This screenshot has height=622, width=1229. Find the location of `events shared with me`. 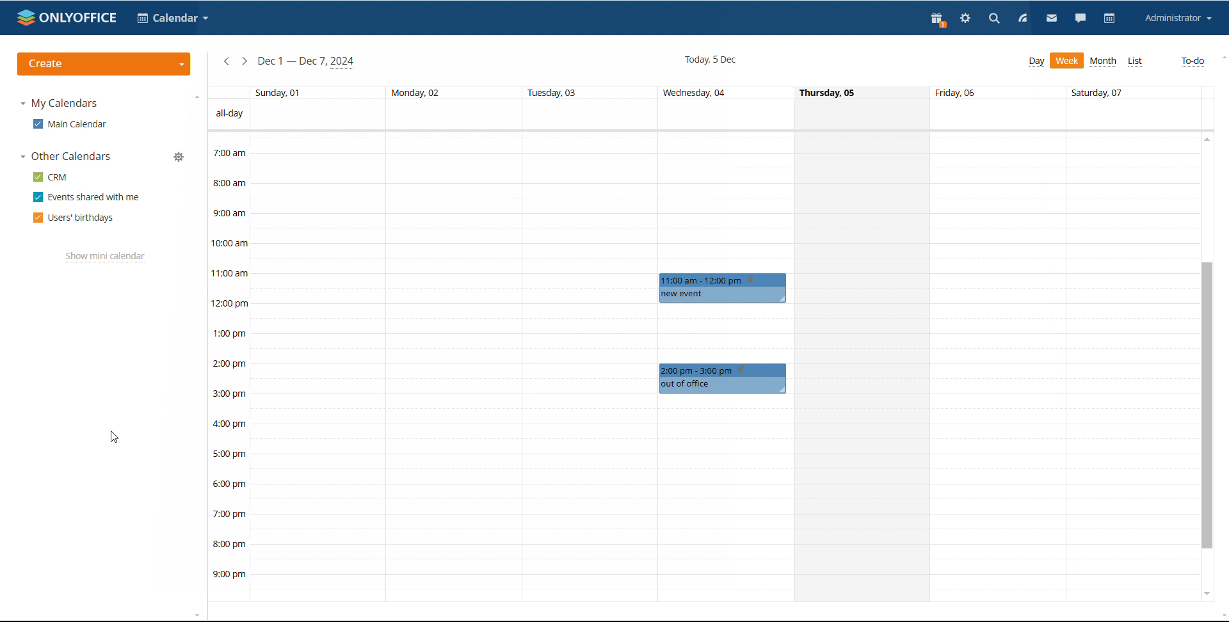

events shared with me is located at coordinates (87, 196).